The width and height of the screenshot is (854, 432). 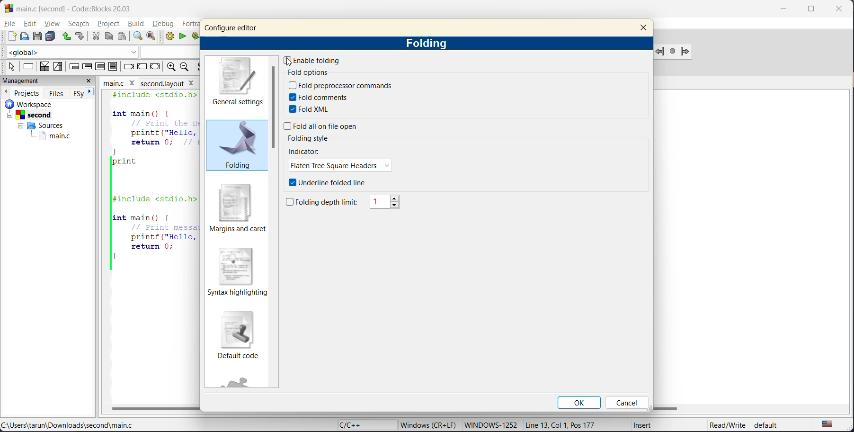 What do you see at coordinates (155, 409) in the screenshot?
I see `horizontal scroll bar` at bounding box center [155, 409].